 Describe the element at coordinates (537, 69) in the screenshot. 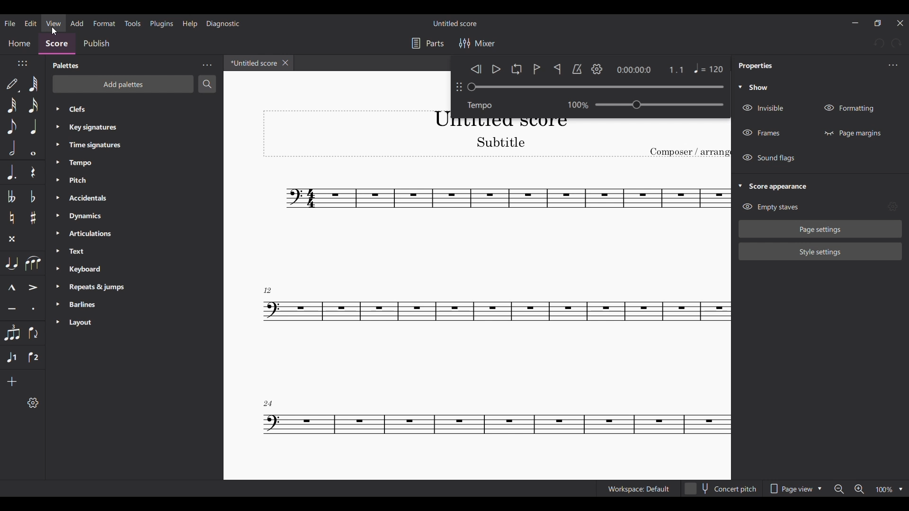

I see `Set loop marker left` at that location.